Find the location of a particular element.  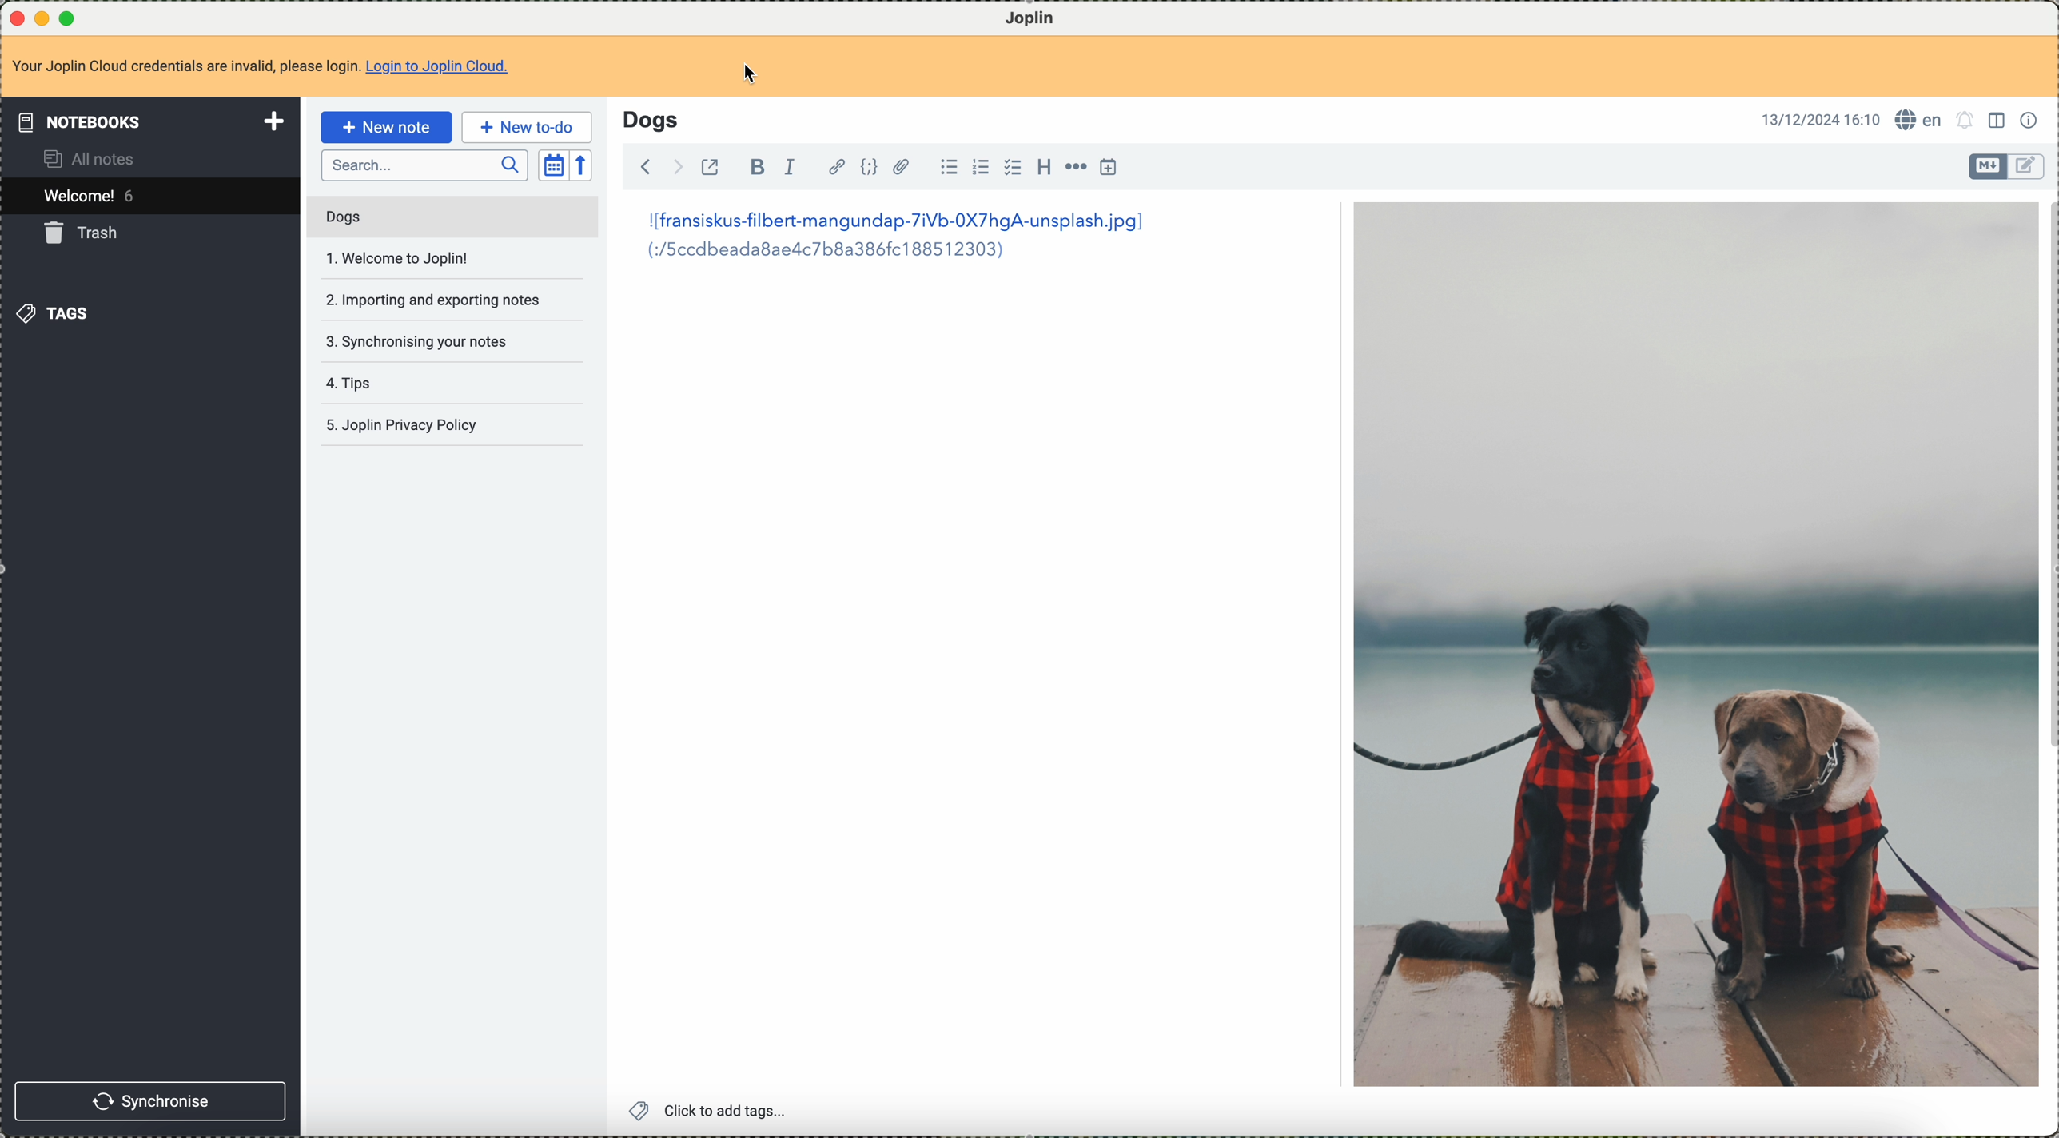

minimize program is located at coordinates (42, 16).